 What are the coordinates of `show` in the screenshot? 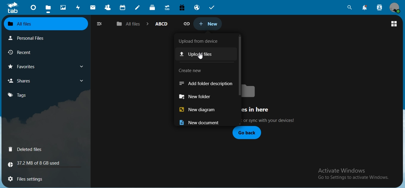 It's located at (82, 66).